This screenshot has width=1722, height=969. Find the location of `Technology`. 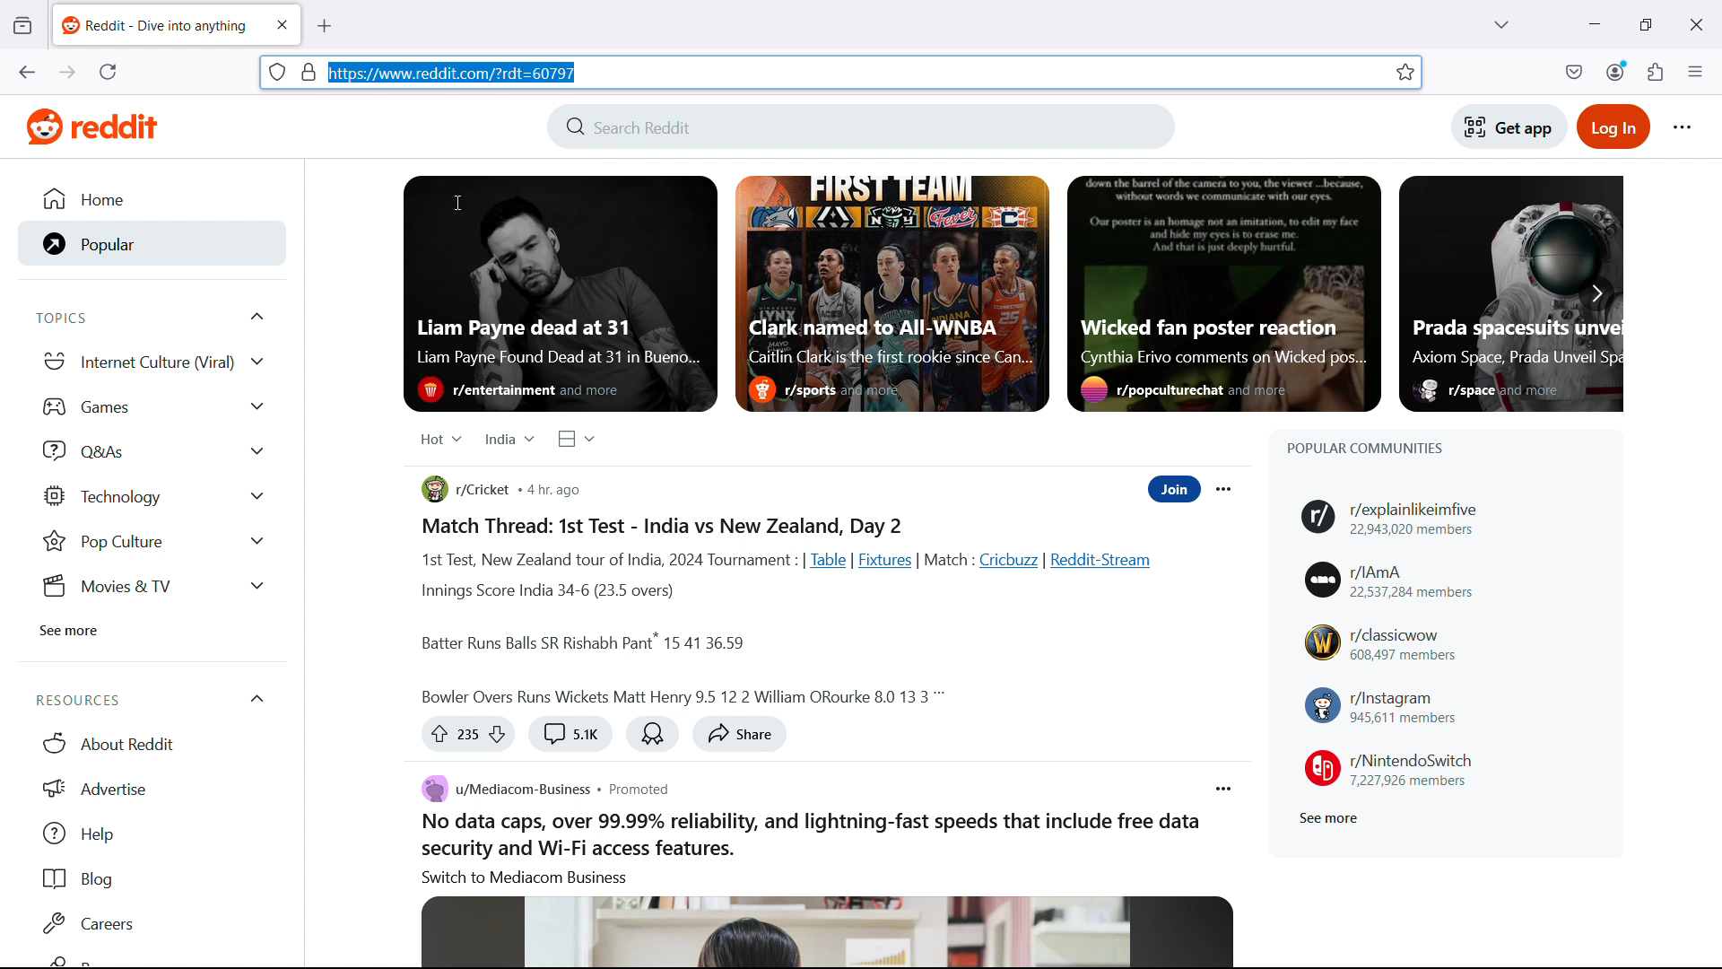

Technology is located at coordinates (155, 498).